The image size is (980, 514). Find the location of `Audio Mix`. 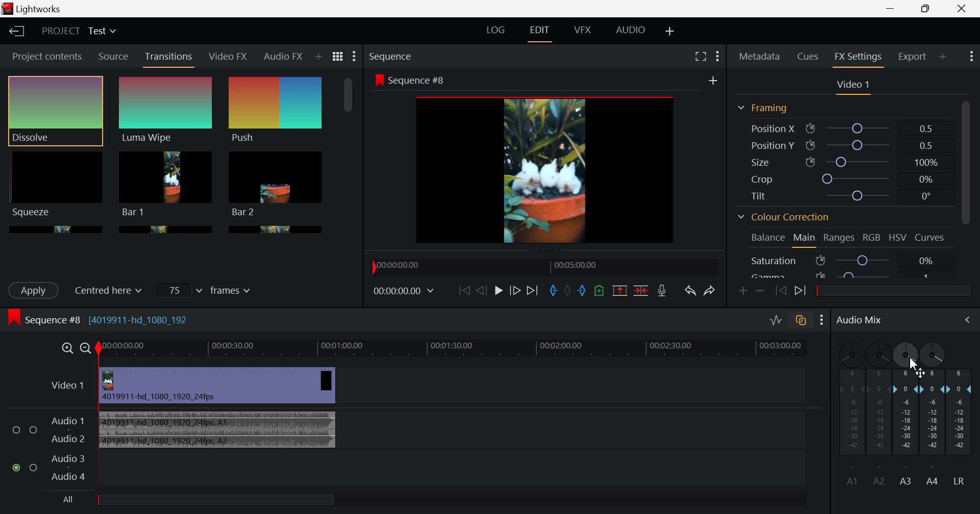

Audio Mix is located at coordinates (858, 322).